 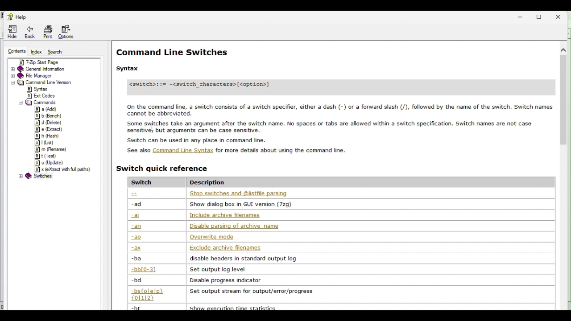 What do you see at coordinates (137, 193) in the screenshot?
I see `--` at bounding box center [137, 193].